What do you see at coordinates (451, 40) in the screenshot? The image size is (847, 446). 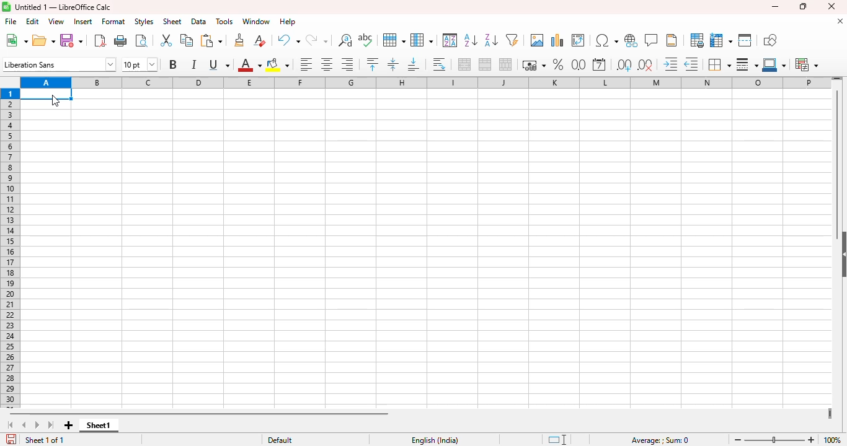 I see `sort` at bounding box center [451, 40].